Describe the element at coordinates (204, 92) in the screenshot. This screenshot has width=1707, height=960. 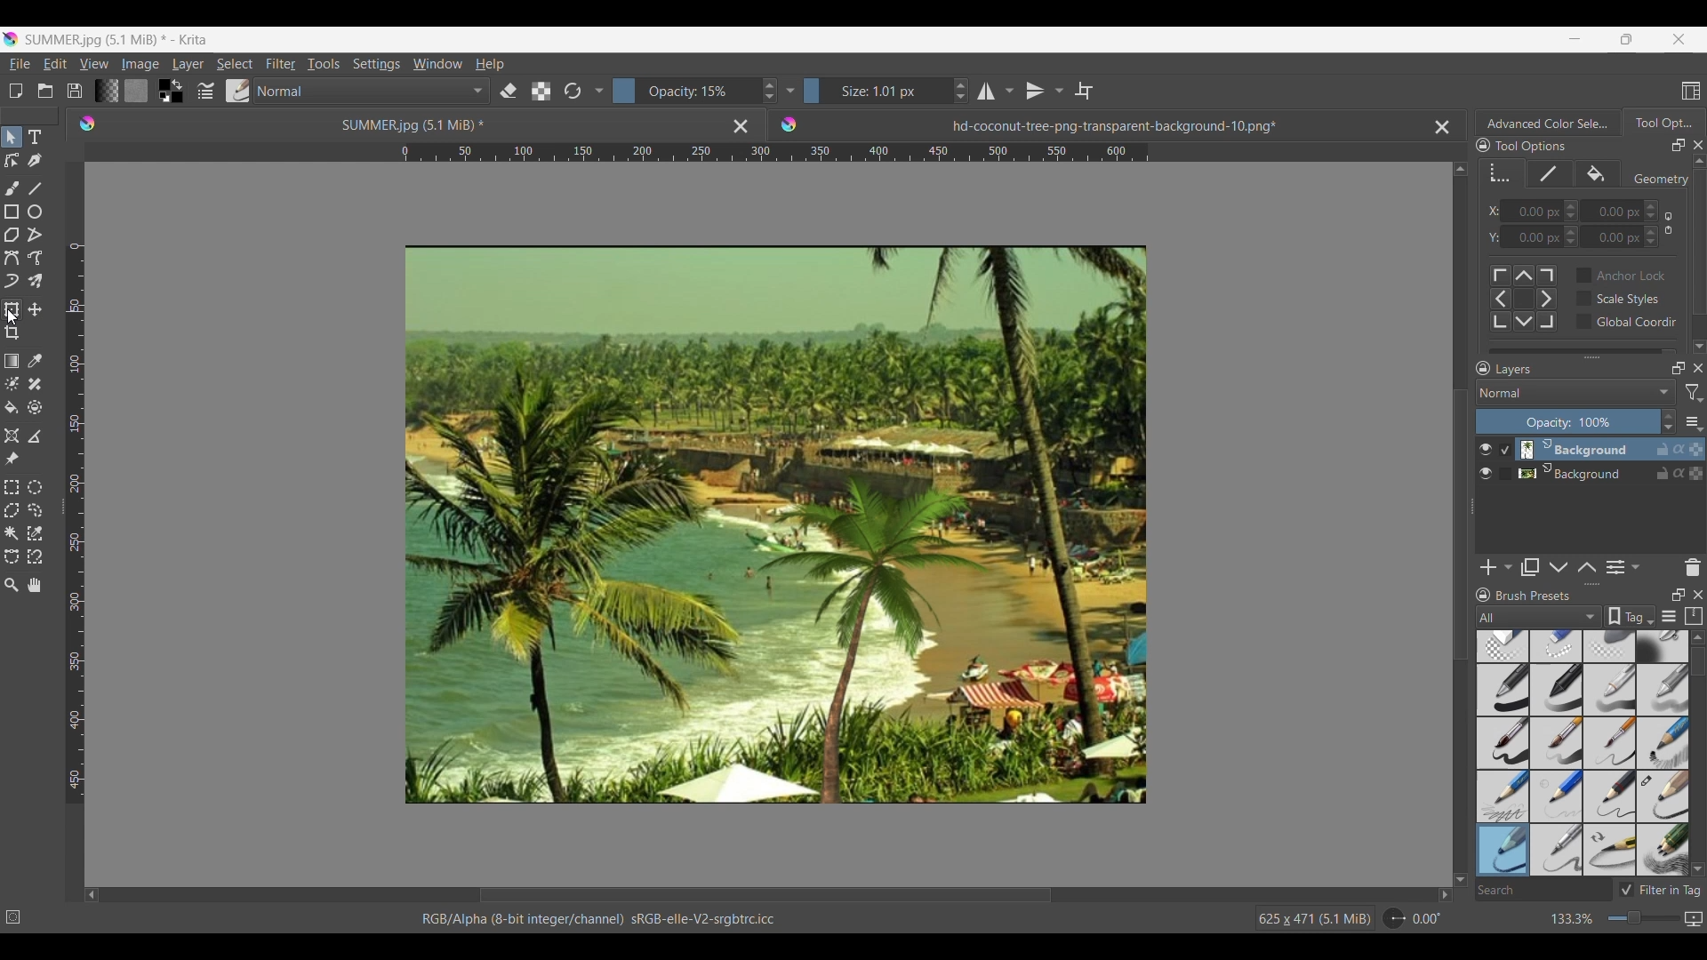
I see `Edit brush settings` at that location.